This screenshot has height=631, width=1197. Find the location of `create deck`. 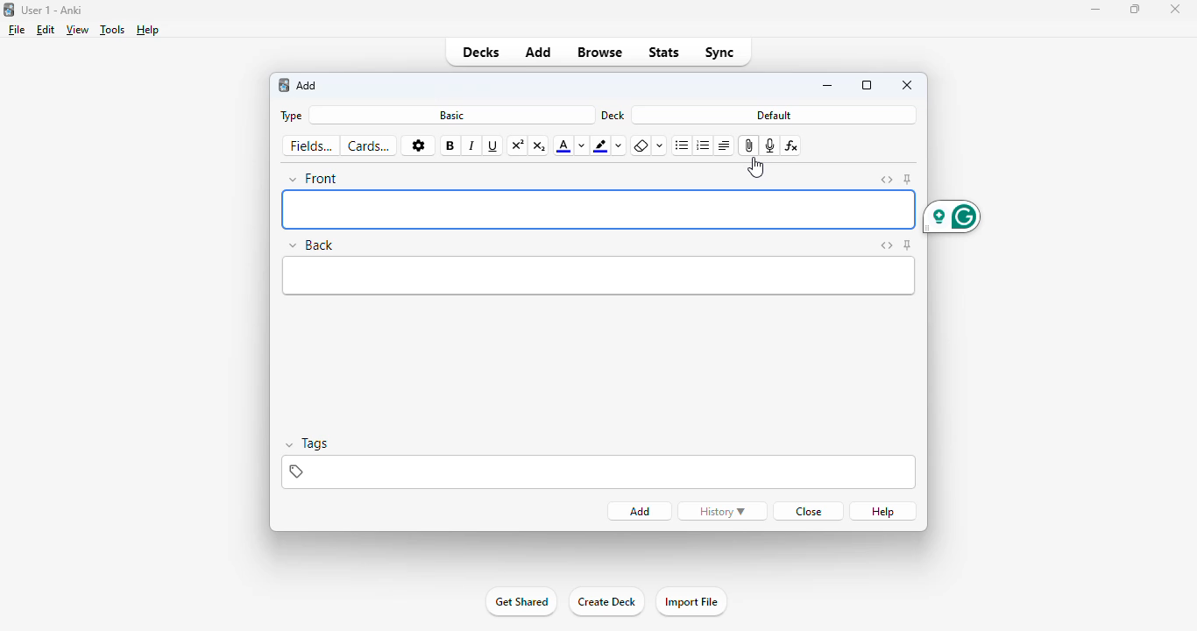

create deck is located at coordinates (606, 602).